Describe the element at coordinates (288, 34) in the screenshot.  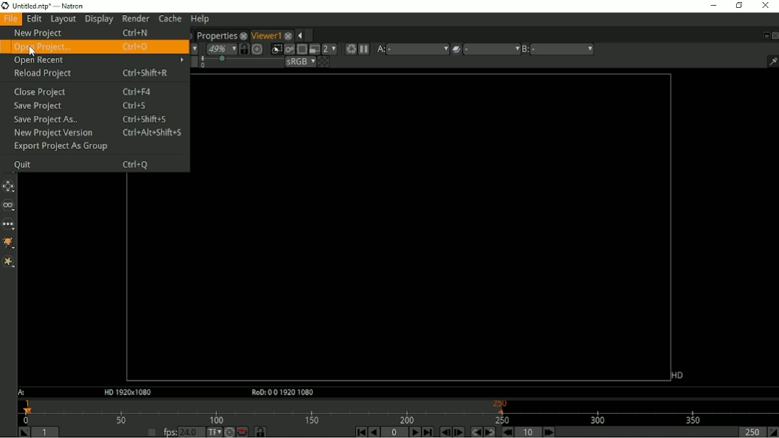
I see `close` at that location.